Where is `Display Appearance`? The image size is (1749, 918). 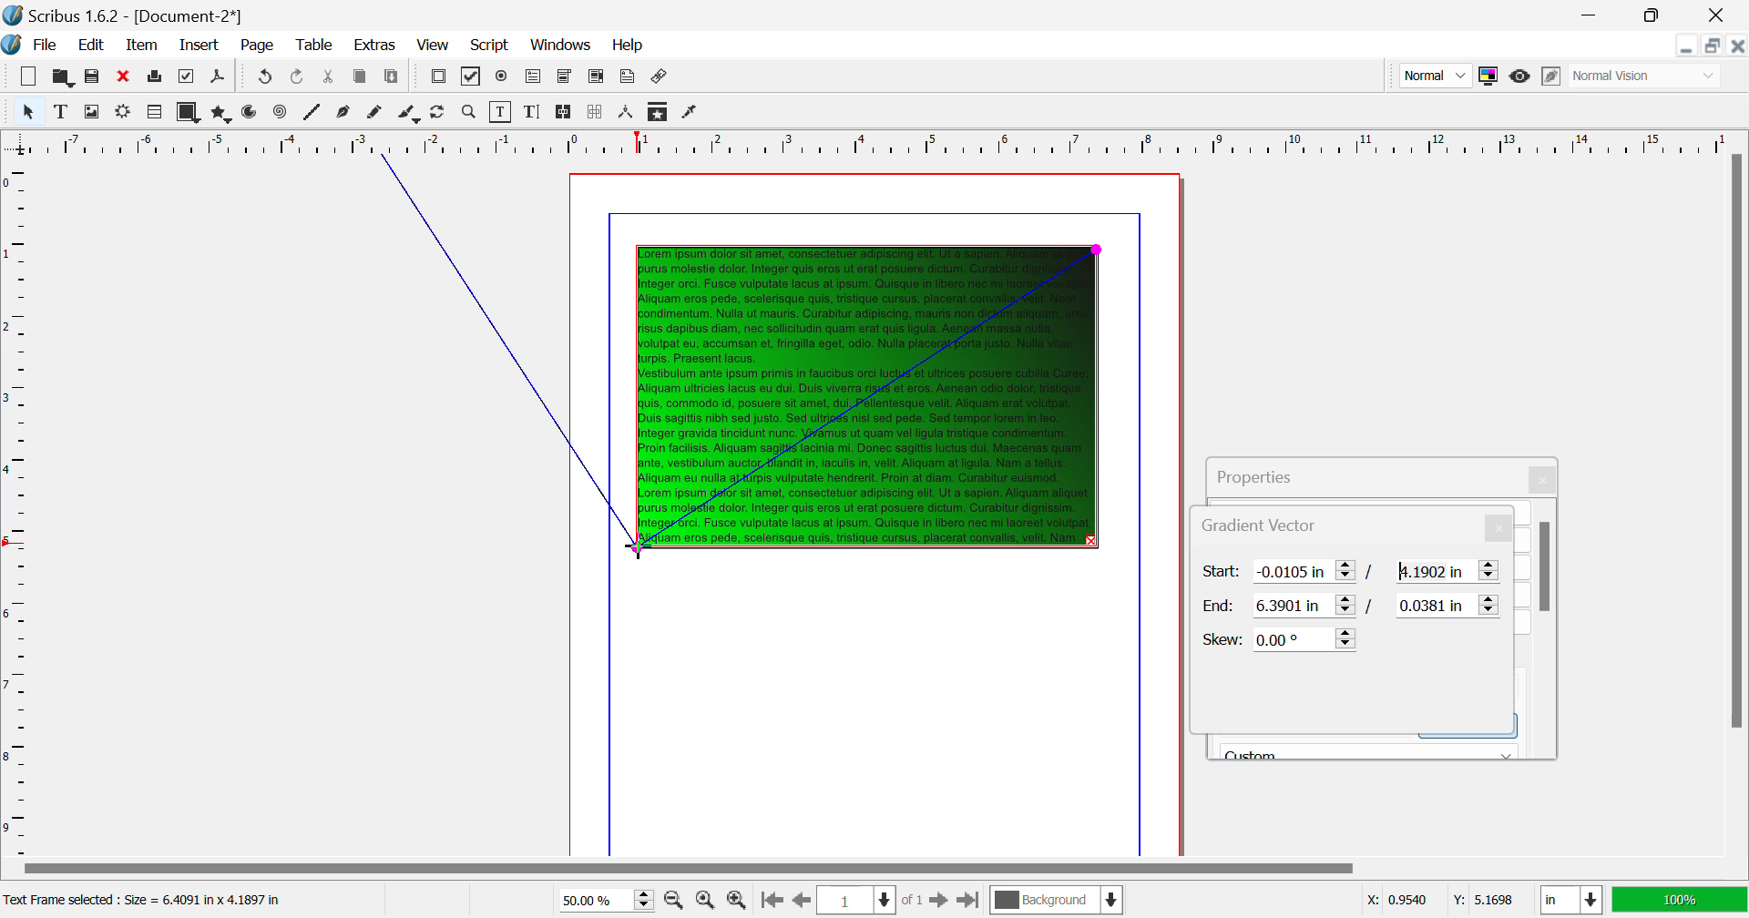
Display Appearance is located at coordinates (1680, 900).